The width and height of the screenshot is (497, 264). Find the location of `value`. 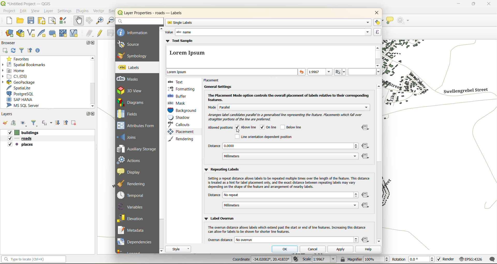

value is located at coordinates (267, 32).